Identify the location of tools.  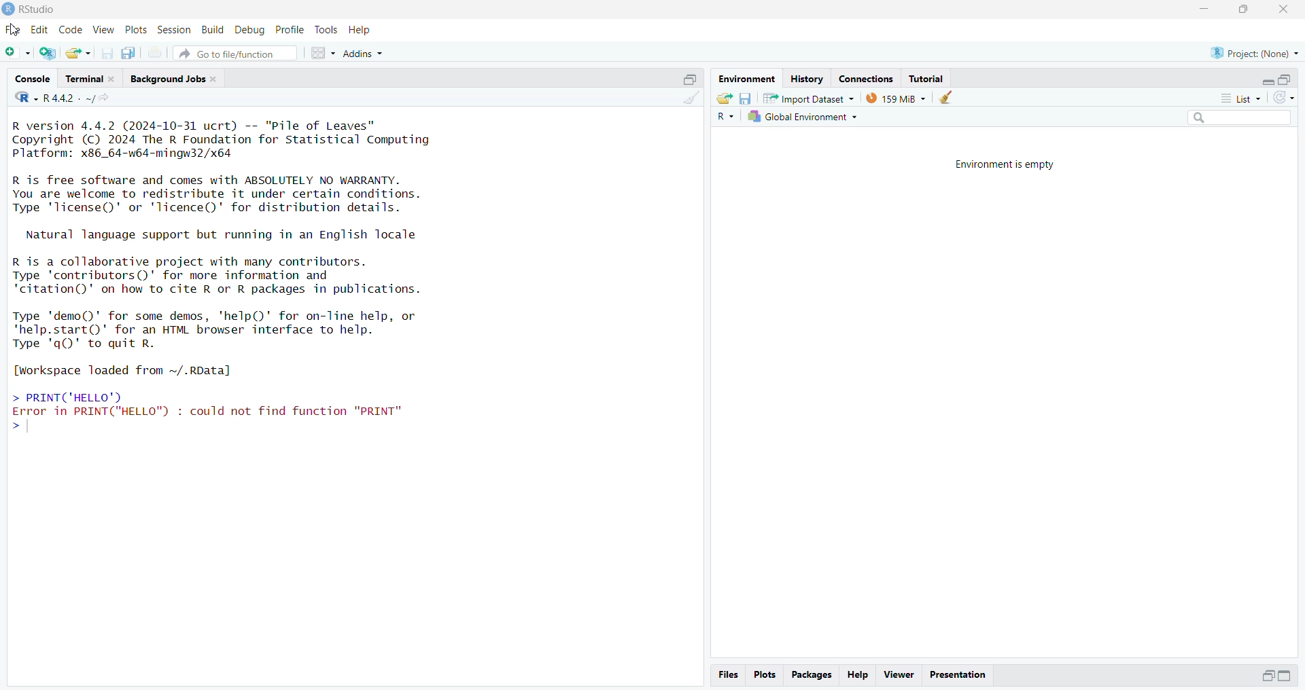
(327, 30).